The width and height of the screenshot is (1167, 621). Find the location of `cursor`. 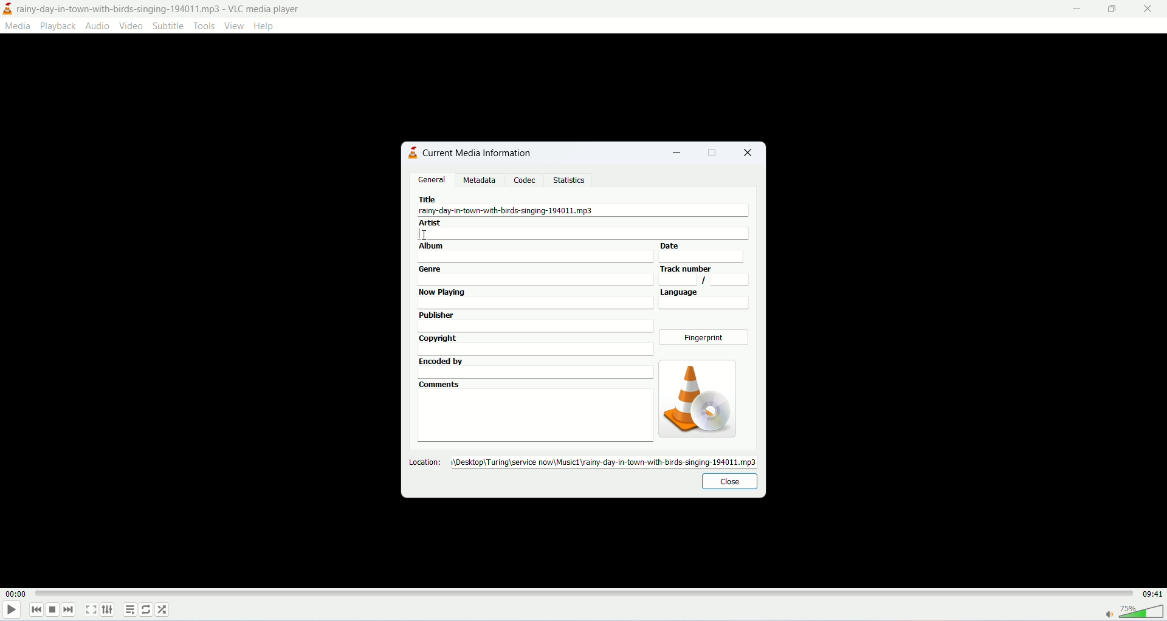

cursor is located at coordinates (422, 234).